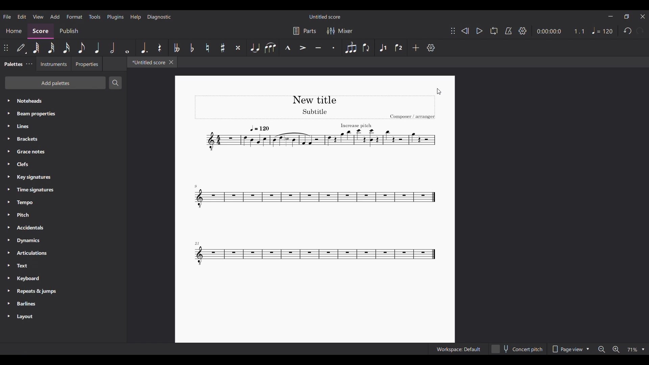  Describe the element at coordinates (41, 31) in the screenshot. I see `Score, current section highlighted` at that location.